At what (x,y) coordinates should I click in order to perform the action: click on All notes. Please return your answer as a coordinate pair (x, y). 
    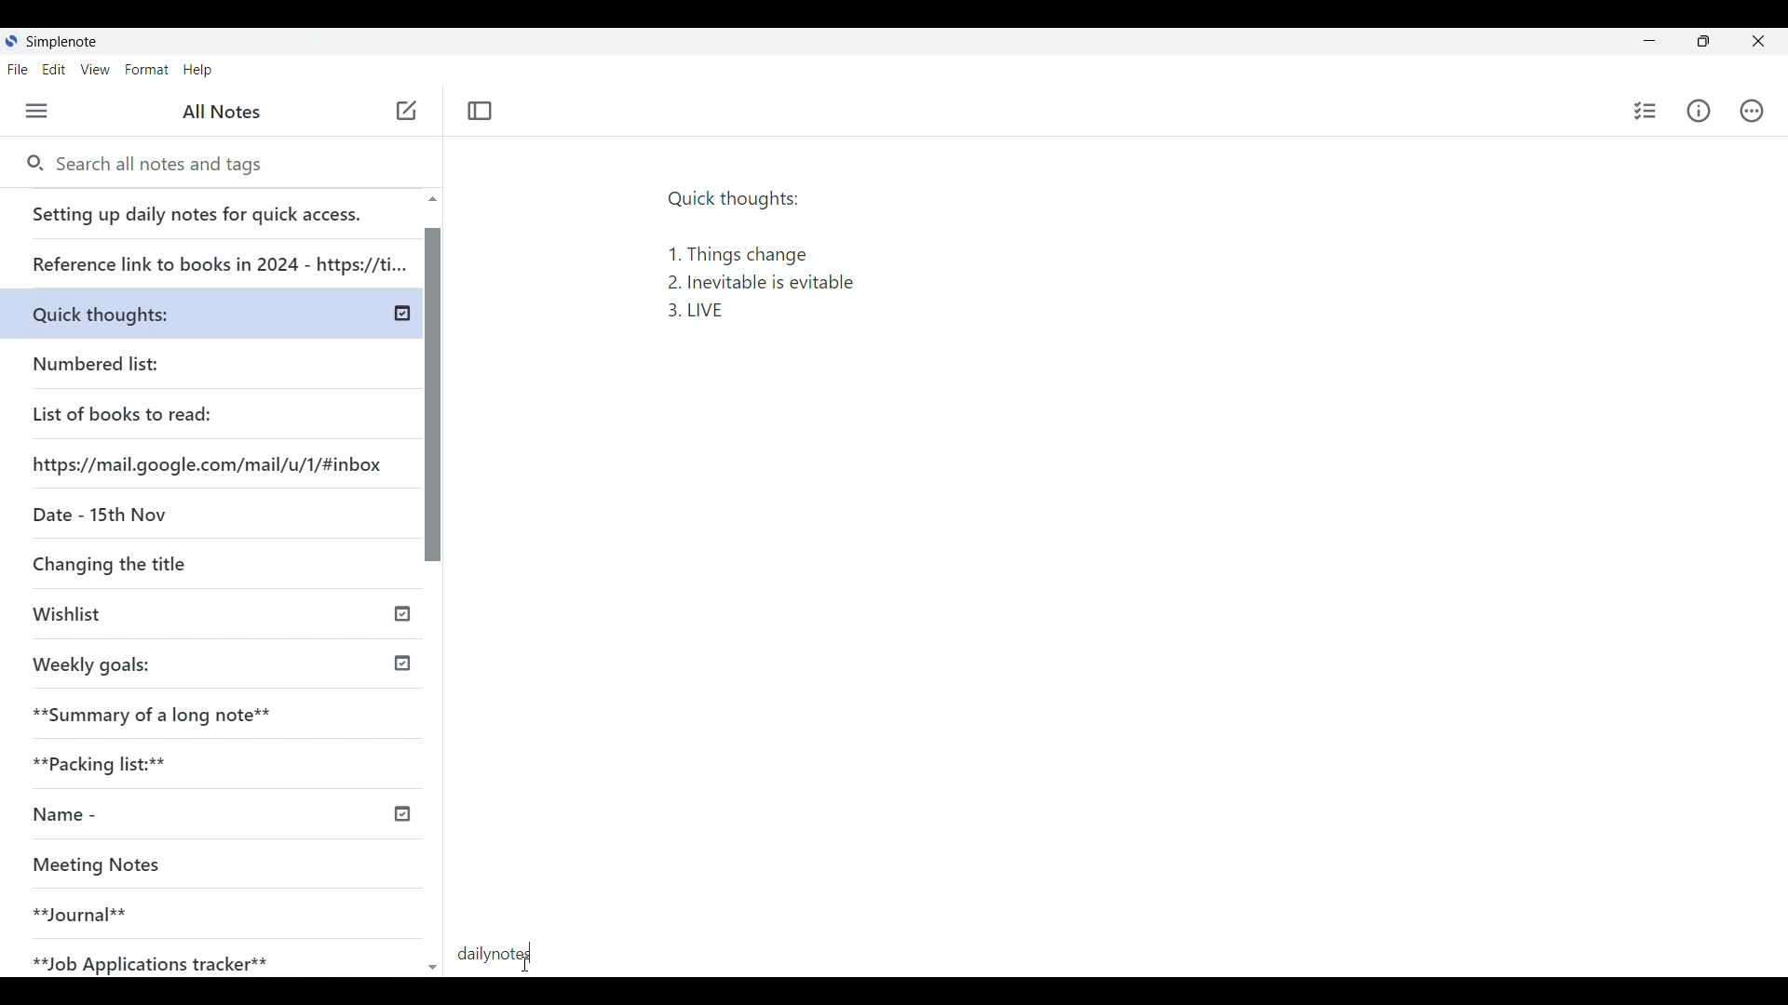
    Looking at the image, I should click on (222, 112).